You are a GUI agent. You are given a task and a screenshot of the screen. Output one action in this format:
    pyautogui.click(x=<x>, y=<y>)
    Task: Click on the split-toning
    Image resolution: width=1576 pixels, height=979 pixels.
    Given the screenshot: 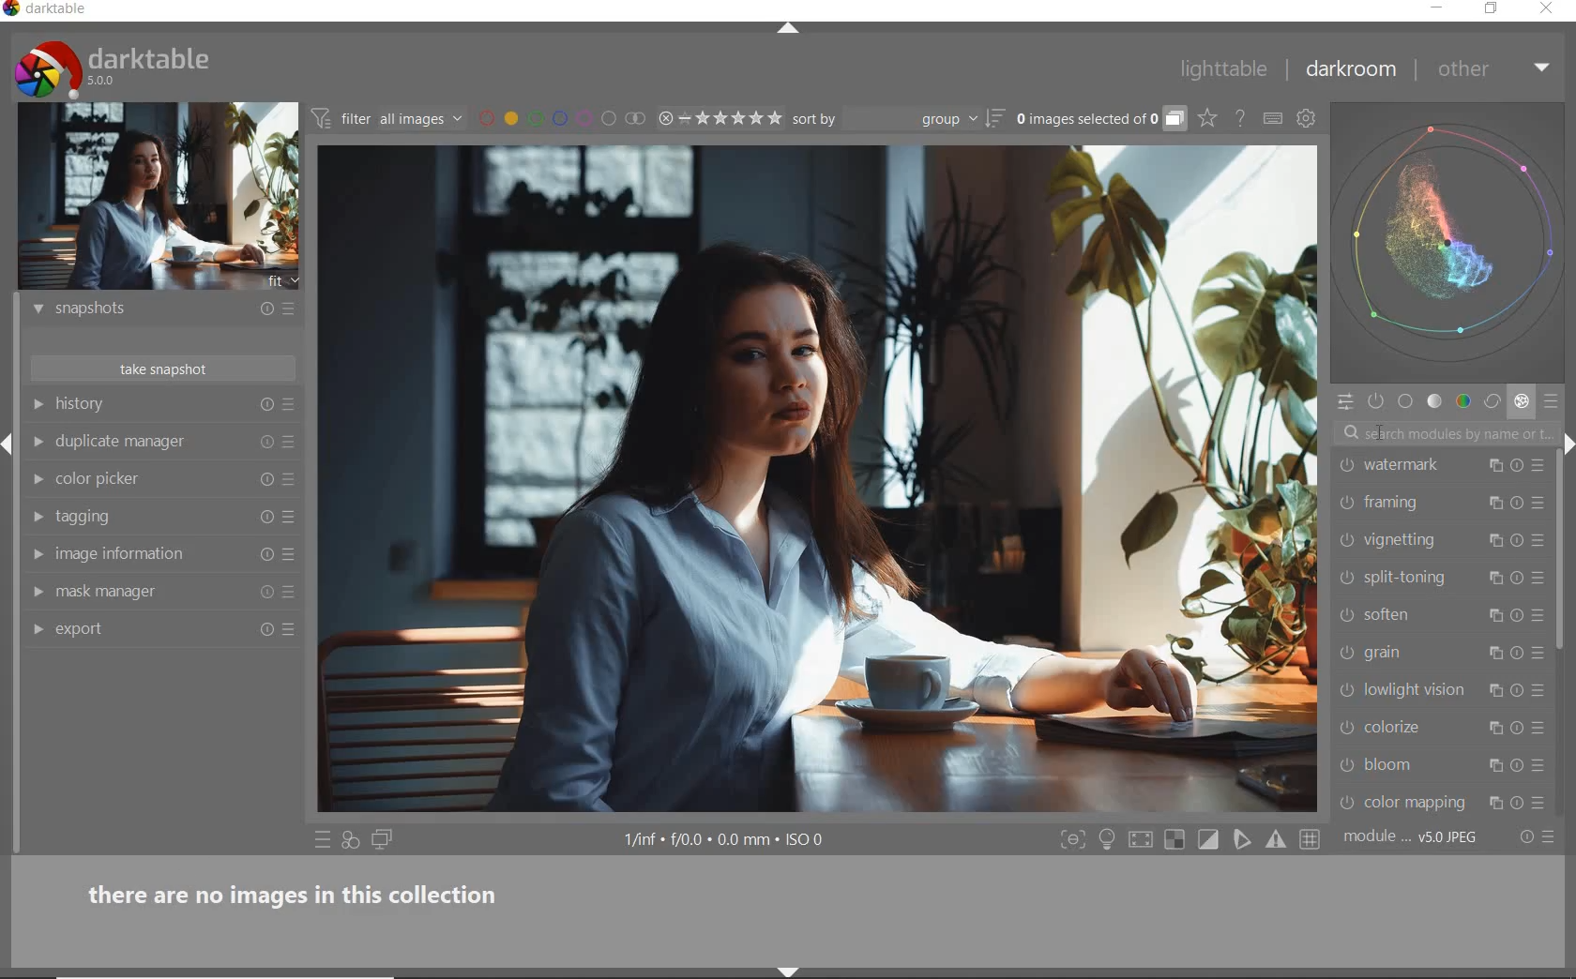 What is the action you would take?
    pyautogui.click(x=1419, y=578)
    